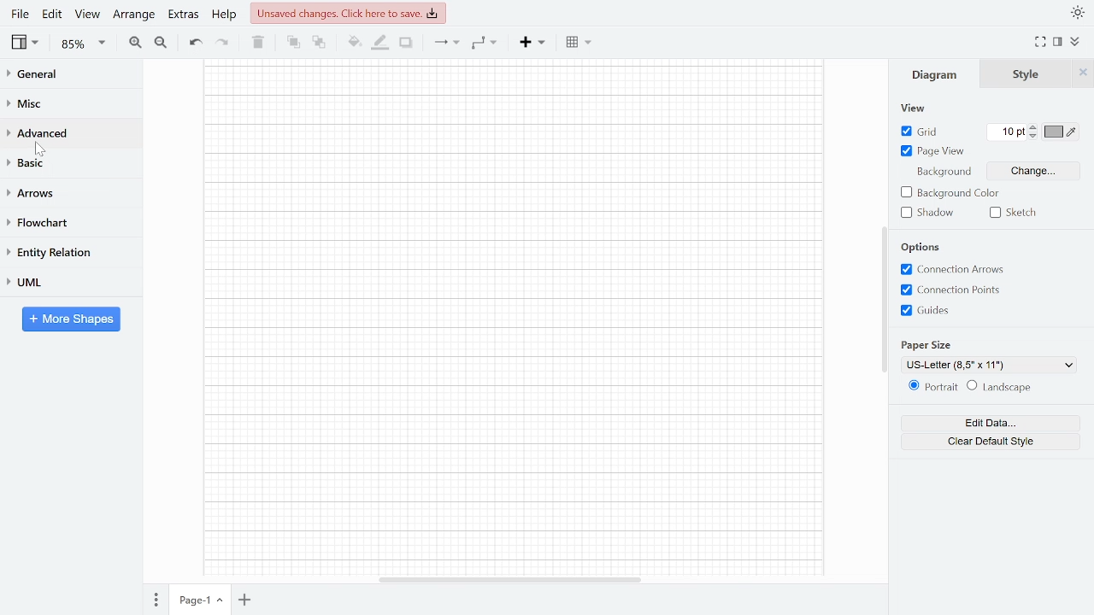 The image size is (1094, 615). Describe the element at coordinates (70, 104) in the screenshot. I see `Misc` at that location.